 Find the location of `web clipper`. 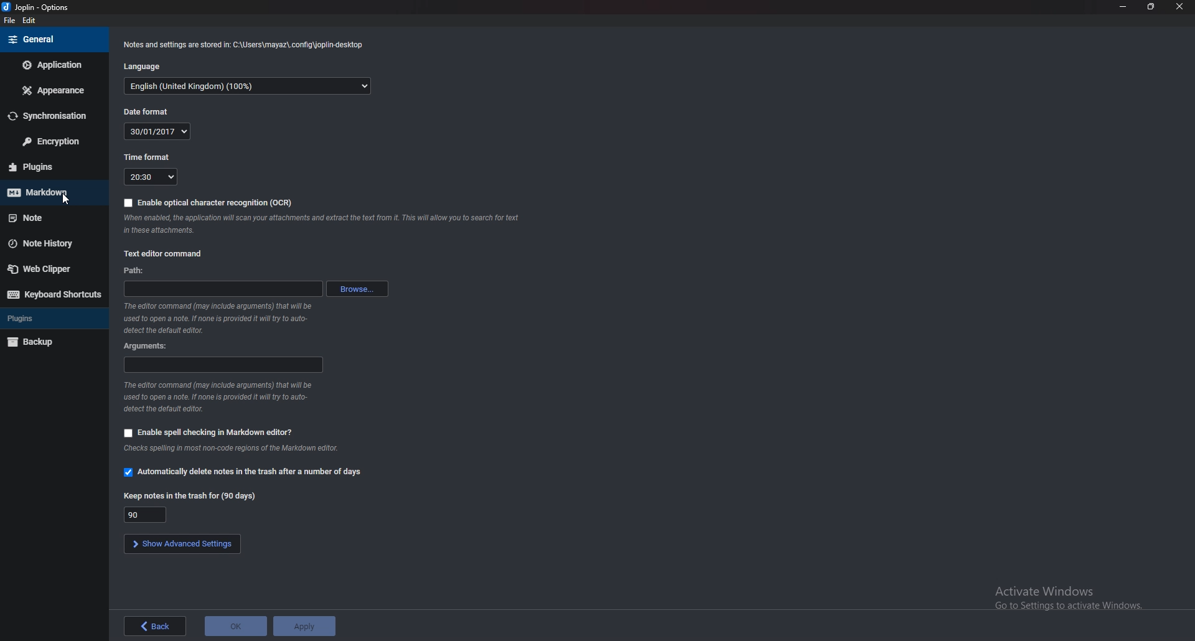

web clipper is located at coordinates (52, 269).